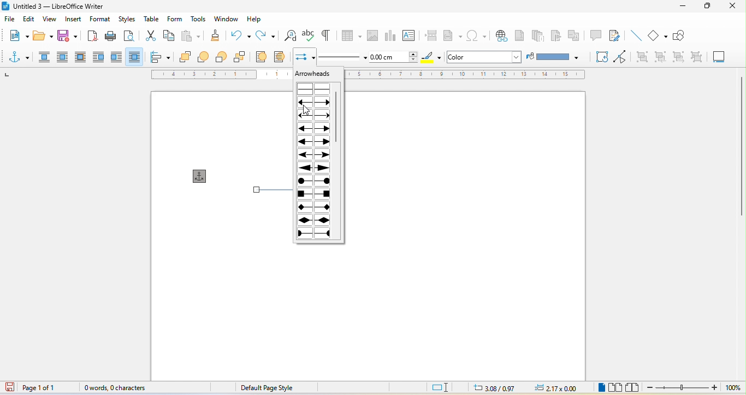 The image size is (746, 395). What do you see at coordinates (116, 388) in the screenshot?
I see `0 wards , 0 character` at bounding box center [116, 388].